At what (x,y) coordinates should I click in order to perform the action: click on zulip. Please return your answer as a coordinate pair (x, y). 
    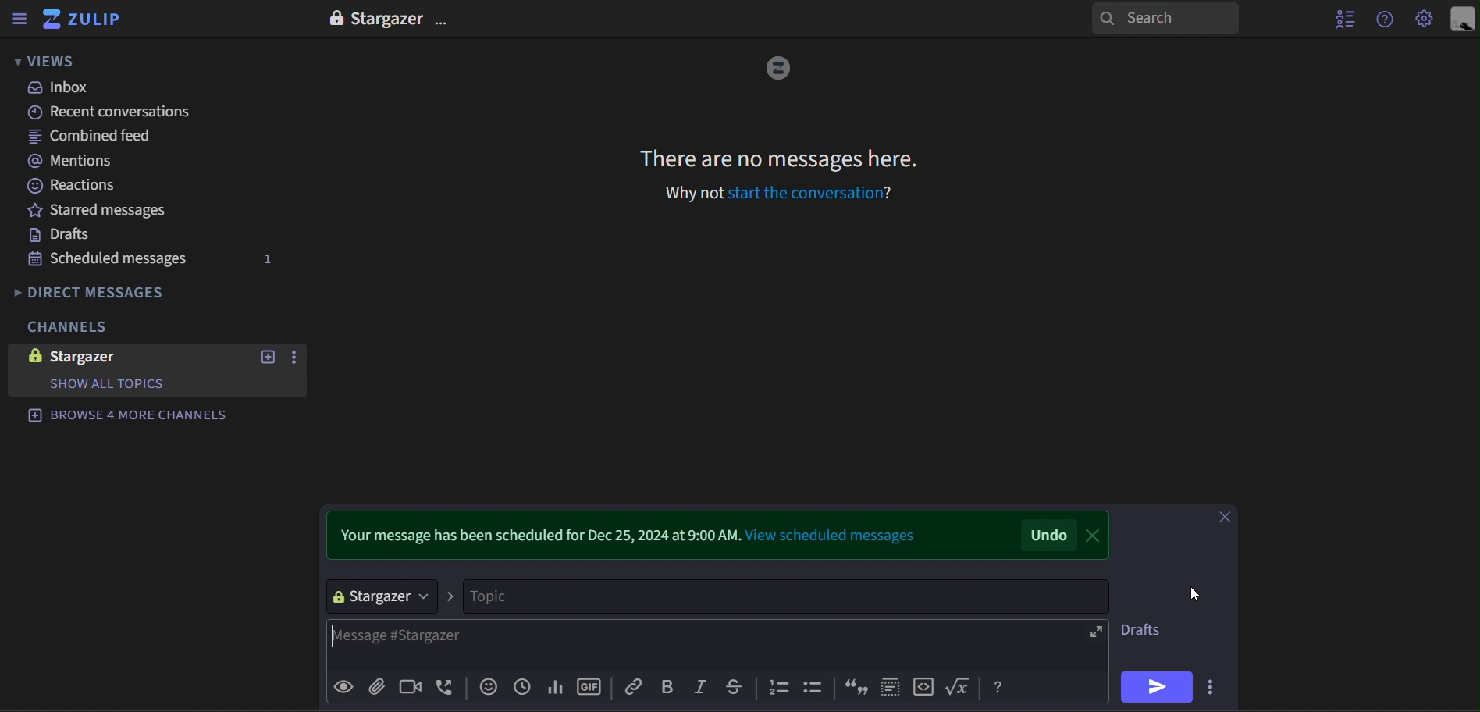
    Looking at the image, I should click on (84, 20).